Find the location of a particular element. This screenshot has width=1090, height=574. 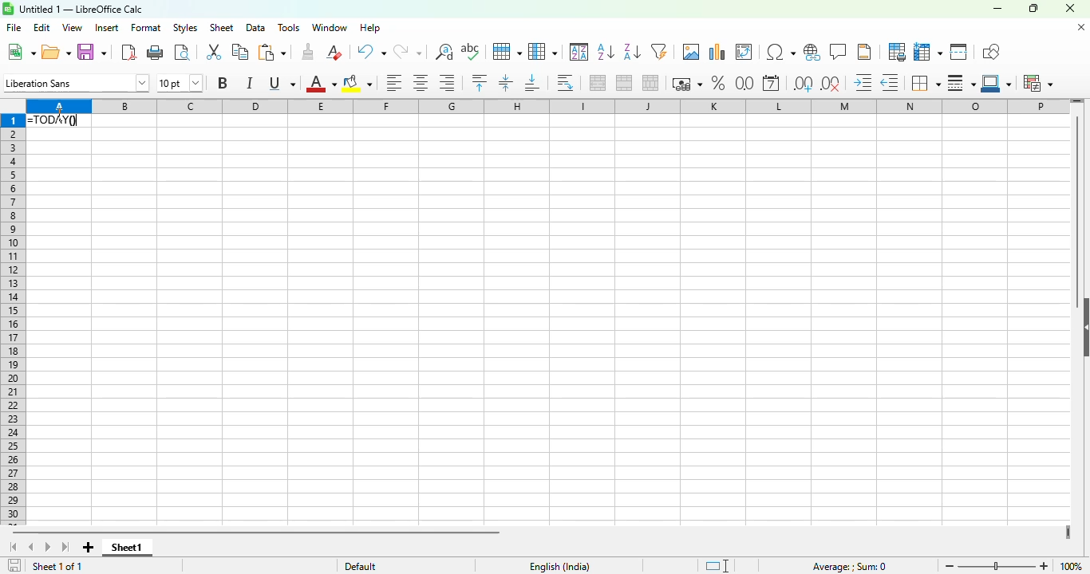

open is located at coordinates (57, 52).